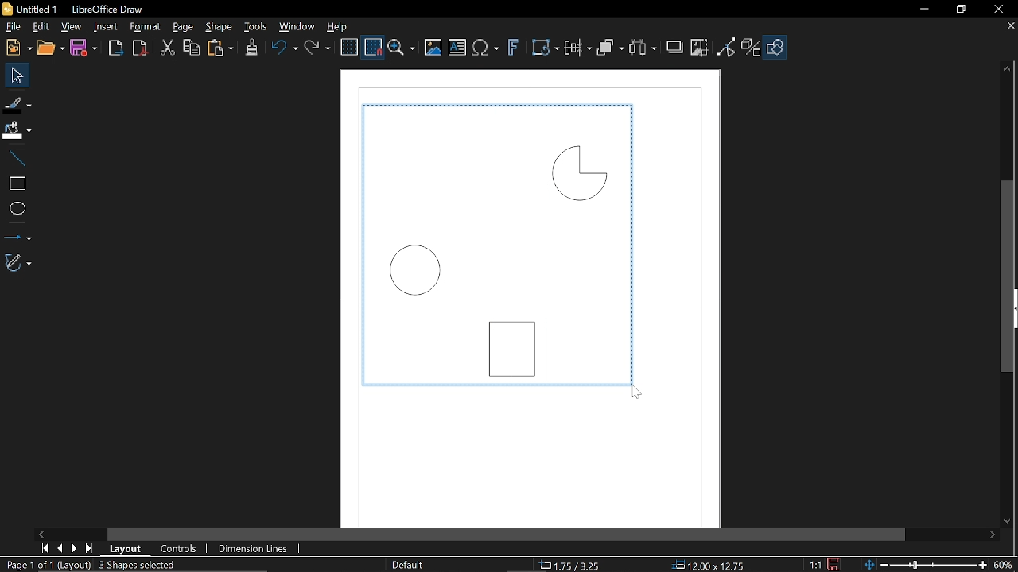  Describe the element at coordinates (91, 548) in the screenshot. I see `last page` at that location.